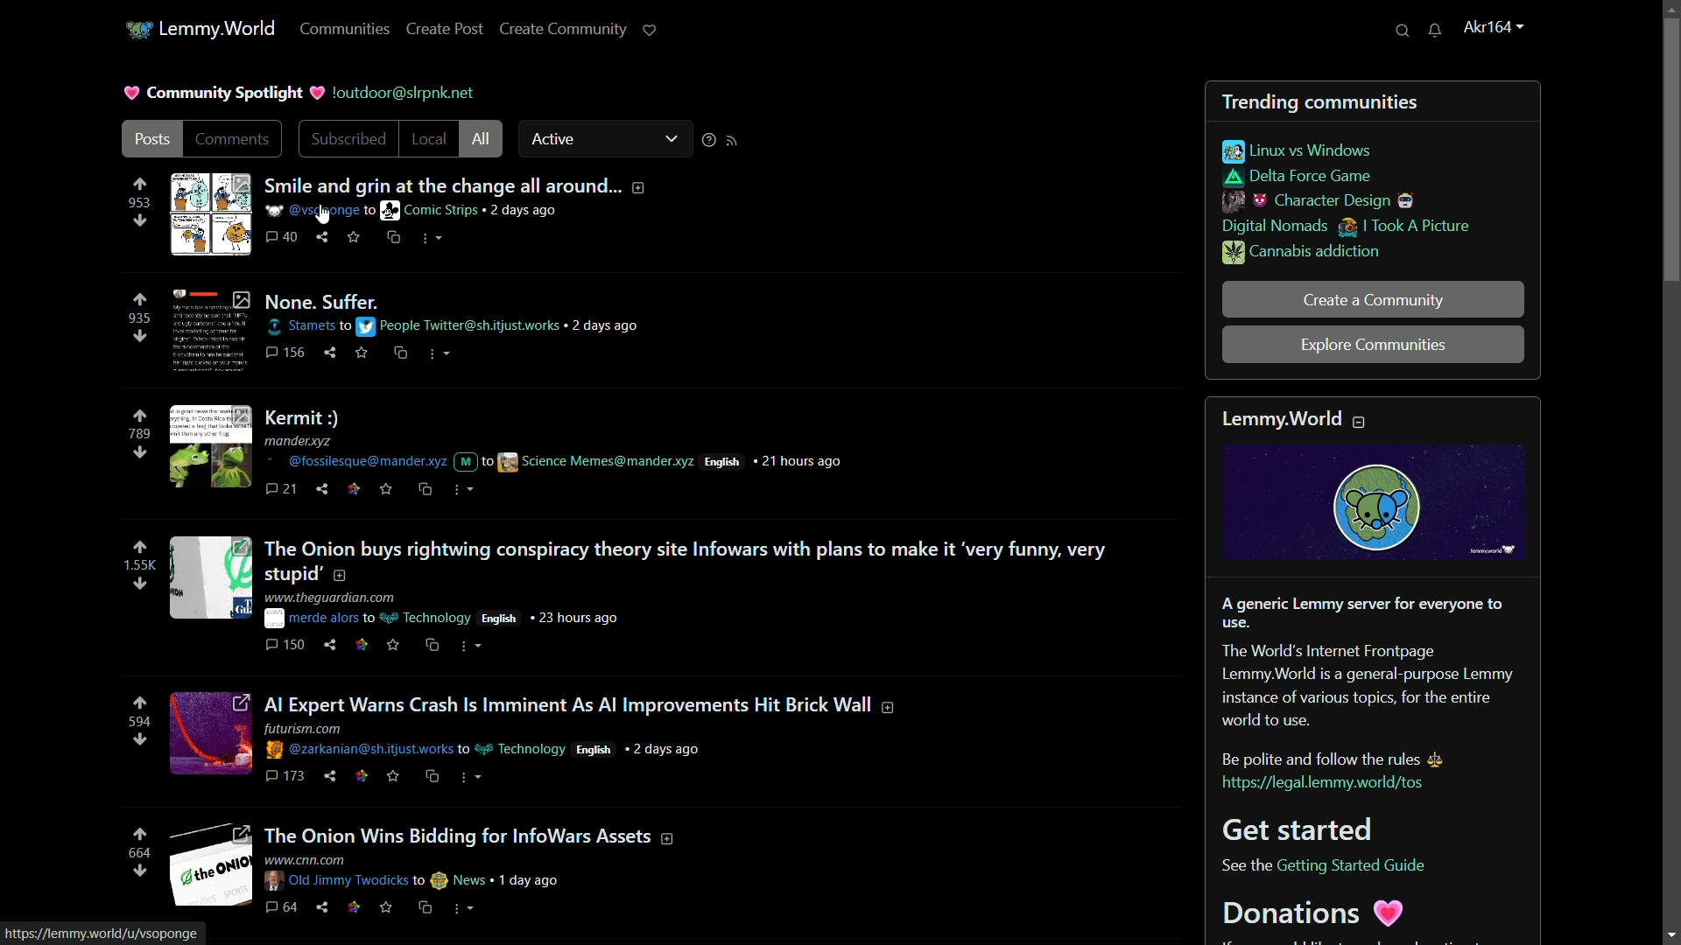 The height and width of the screenshot is (945, 1681). I want to click on save, so click(385, 908).